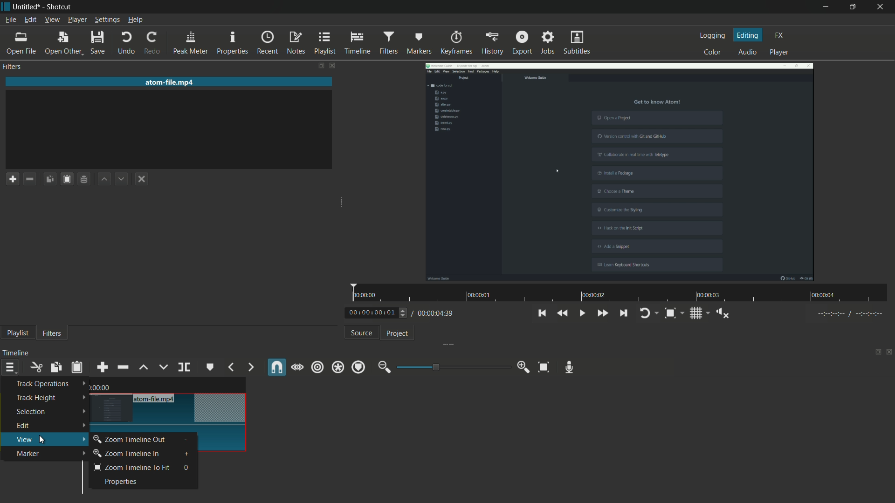  Describe the element at coordinates (268, 43) in the screenshot. I see `recent` at that location.